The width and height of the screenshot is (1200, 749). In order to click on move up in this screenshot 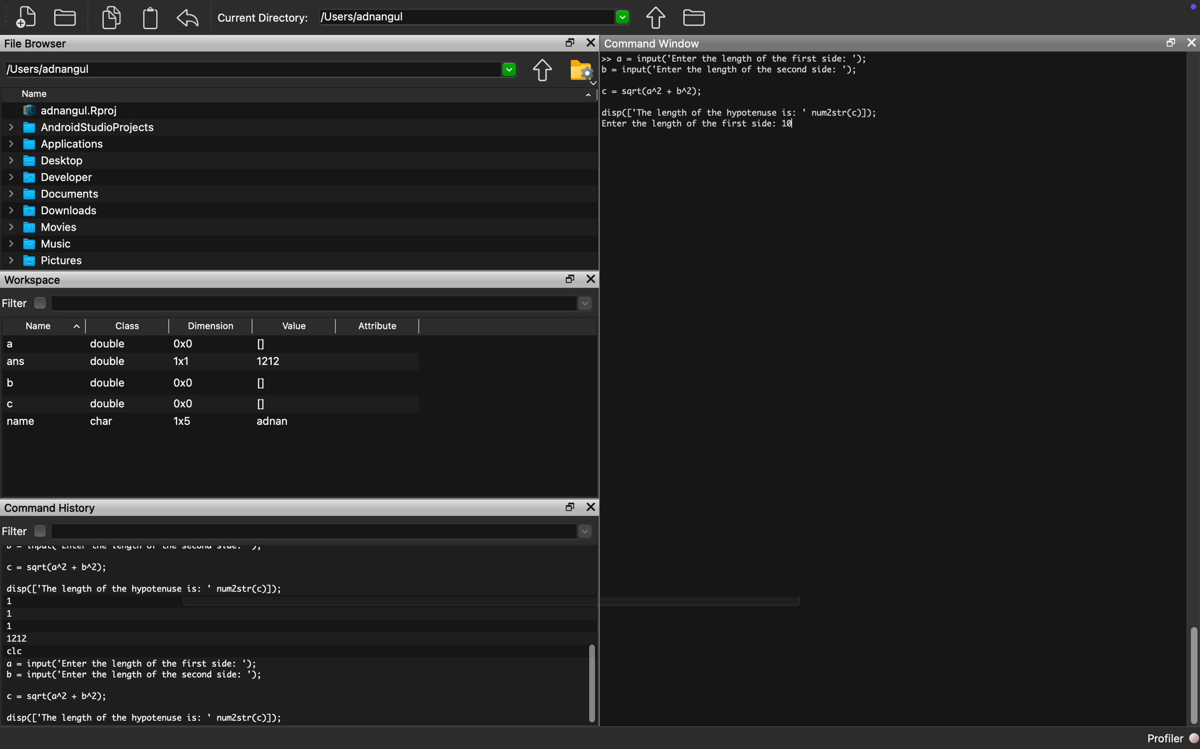, I will do `click(542, 71)`.